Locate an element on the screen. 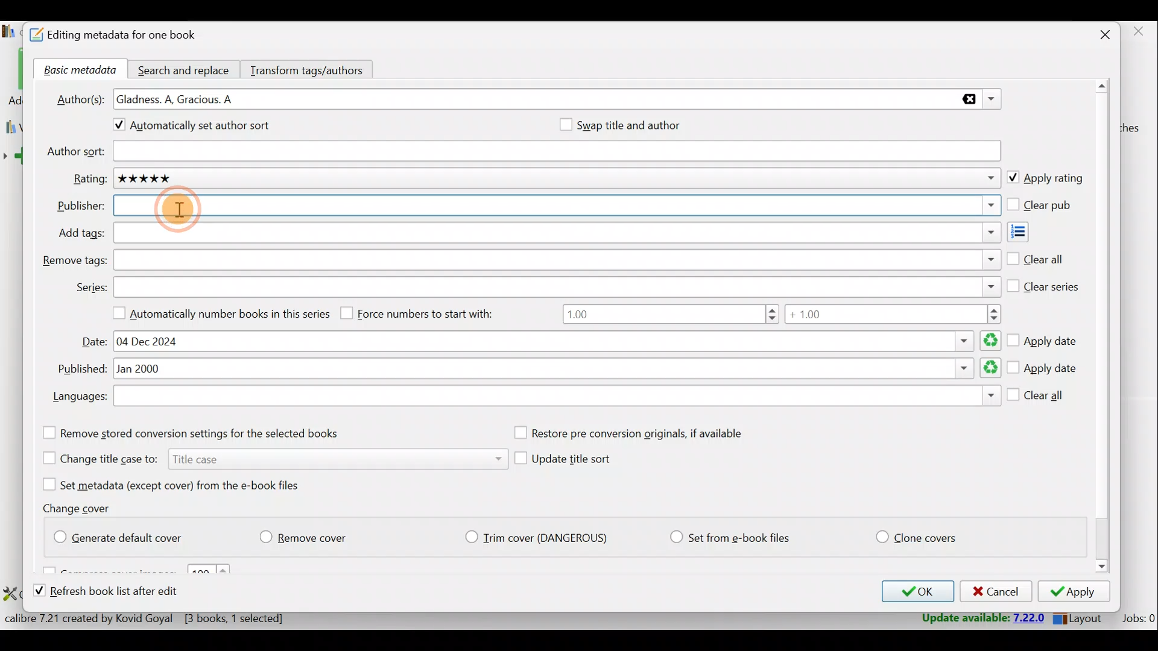  Series is located at coordinates (558, 286).